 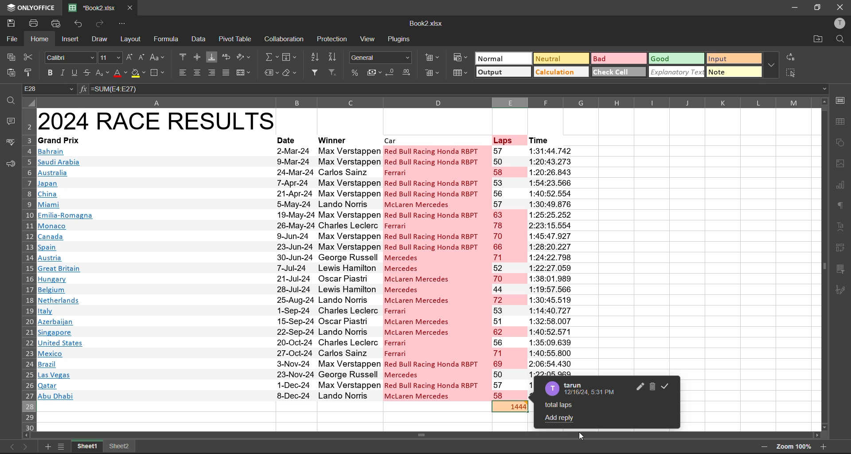 What do you see at coordinates (271, 71) in the screenshot?
I see `named ranges` at bounding box center [271, 71].